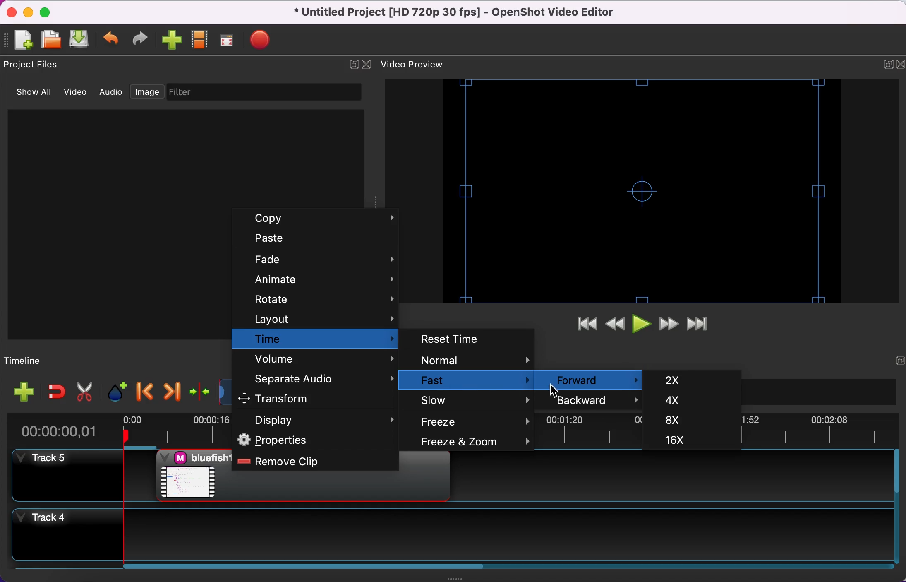 This screenshot has width=906, height=582. I want to click on remove clip, so click(311, 462).